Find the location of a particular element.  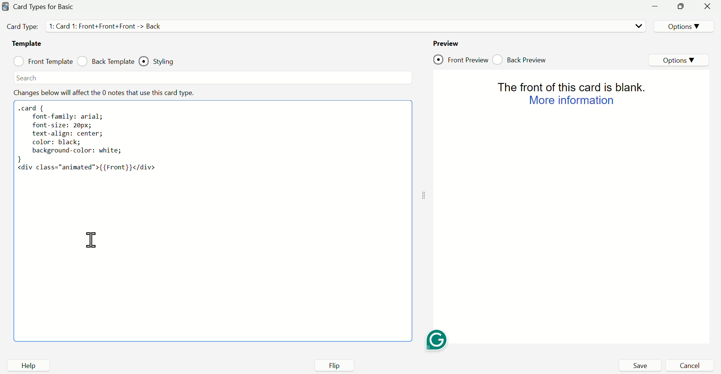

Front Template is located at coordinates (43, 61).